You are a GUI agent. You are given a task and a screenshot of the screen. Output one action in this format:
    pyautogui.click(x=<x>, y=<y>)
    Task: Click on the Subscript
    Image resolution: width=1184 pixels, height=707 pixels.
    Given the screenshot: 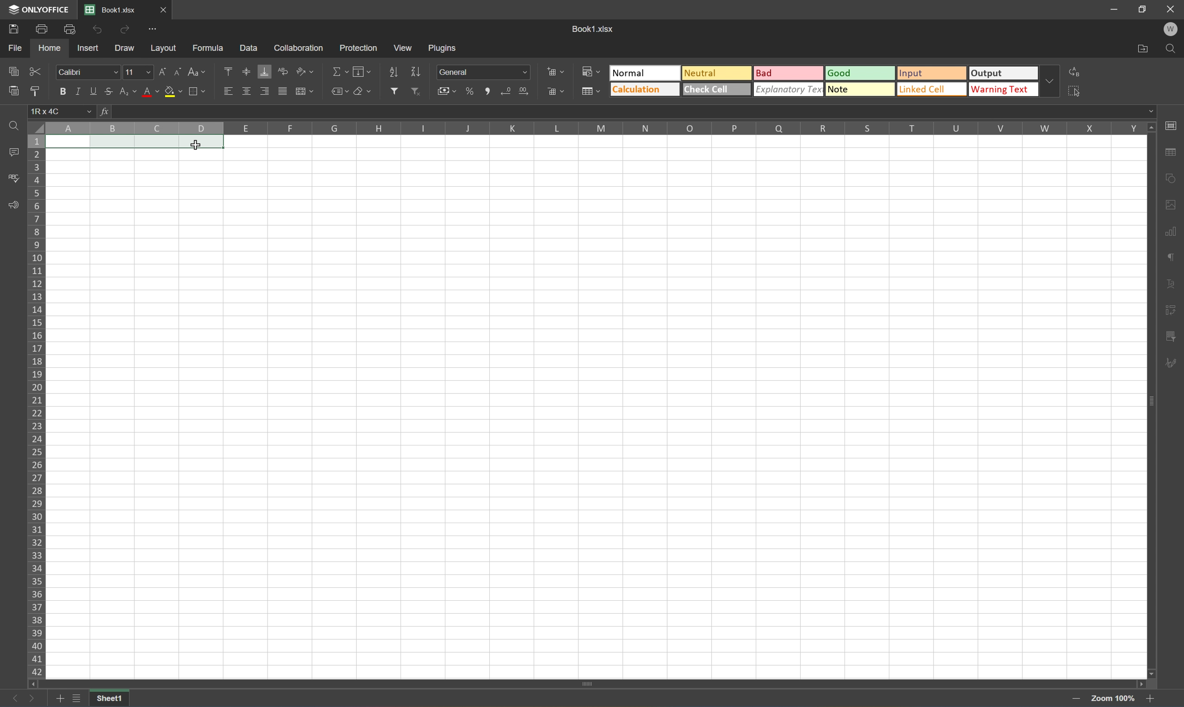 What is the action you would take?
    pyautogui.click(x=129, y=92)
    